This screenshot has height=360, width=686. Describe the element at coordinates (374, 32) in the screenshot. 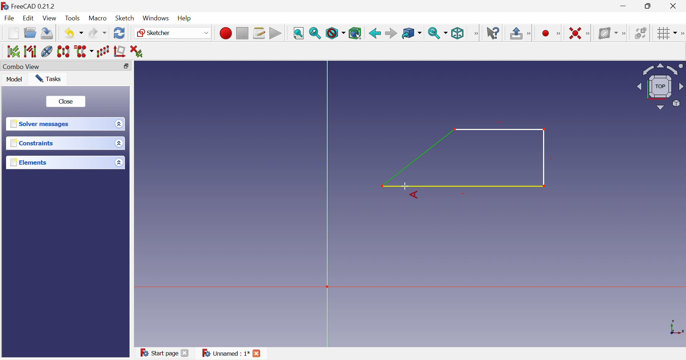

I see `Back` at that location.